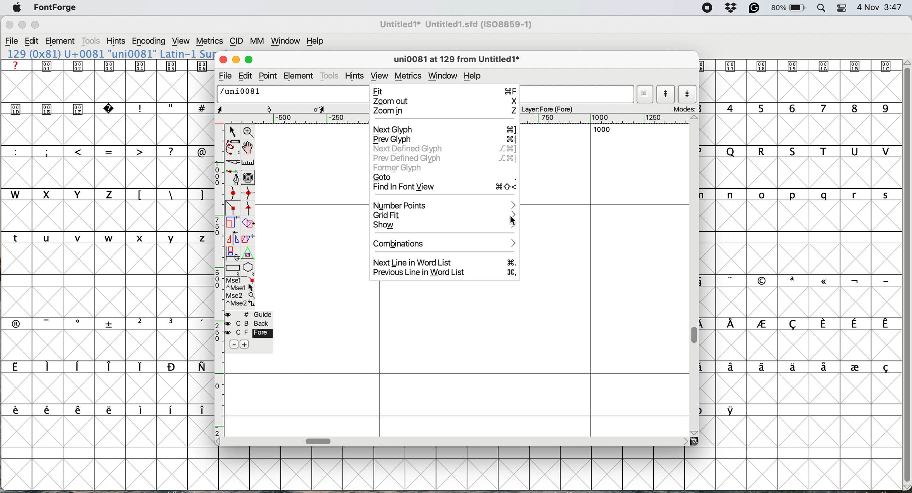 Image resolution: width=912 pixels, height=493 pixels. Describe the element at coordinates (10, 25) in the screenshot. I see `Close` at that location.